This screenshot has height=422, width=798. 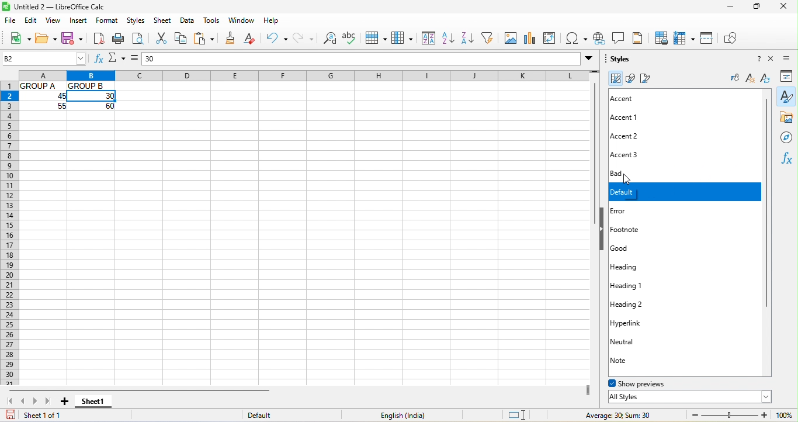 I want to click on Group A, so click(x=41, y=86).